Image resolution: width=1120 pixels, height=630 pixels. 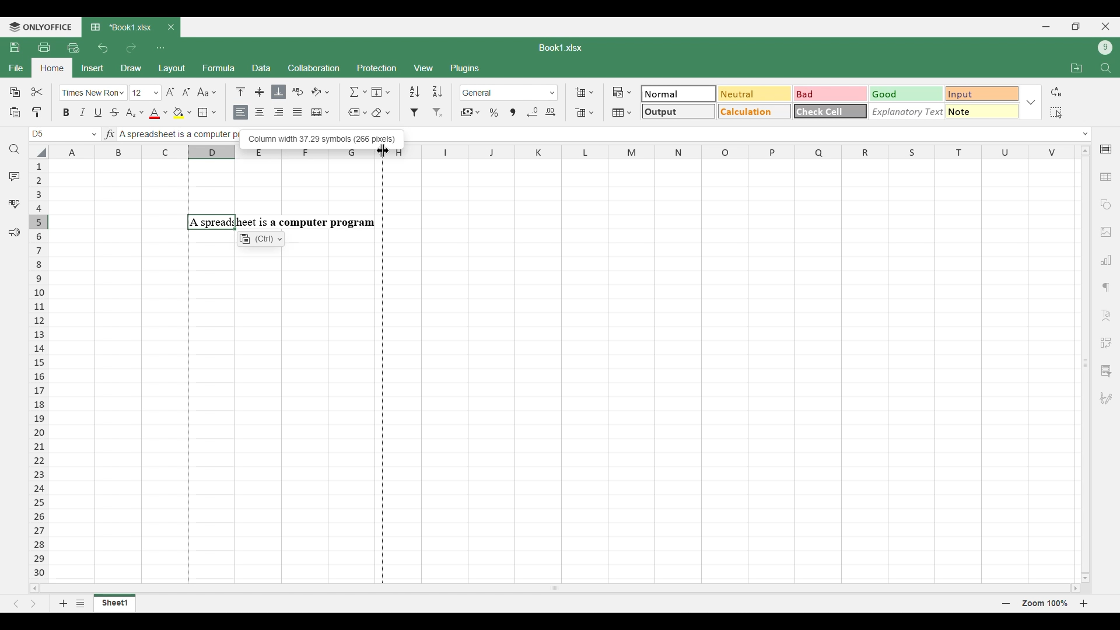 I want to click on ONLYOFFICE's software logo, so click(x=41, y=27).